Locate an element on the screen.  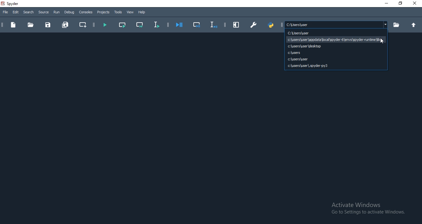
View is located at coordinates (131, 12).